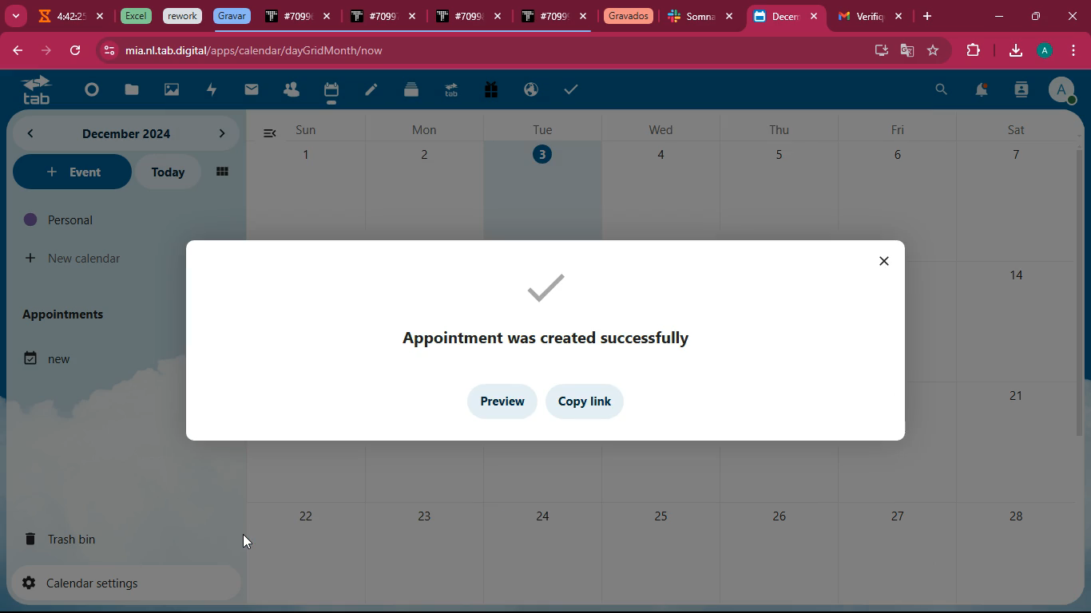 Image resolution: width=1091 pixels, height=613 pixels. Describe the element at coordinates (879, 49) in the screenshot. I see `desktop` at that location.